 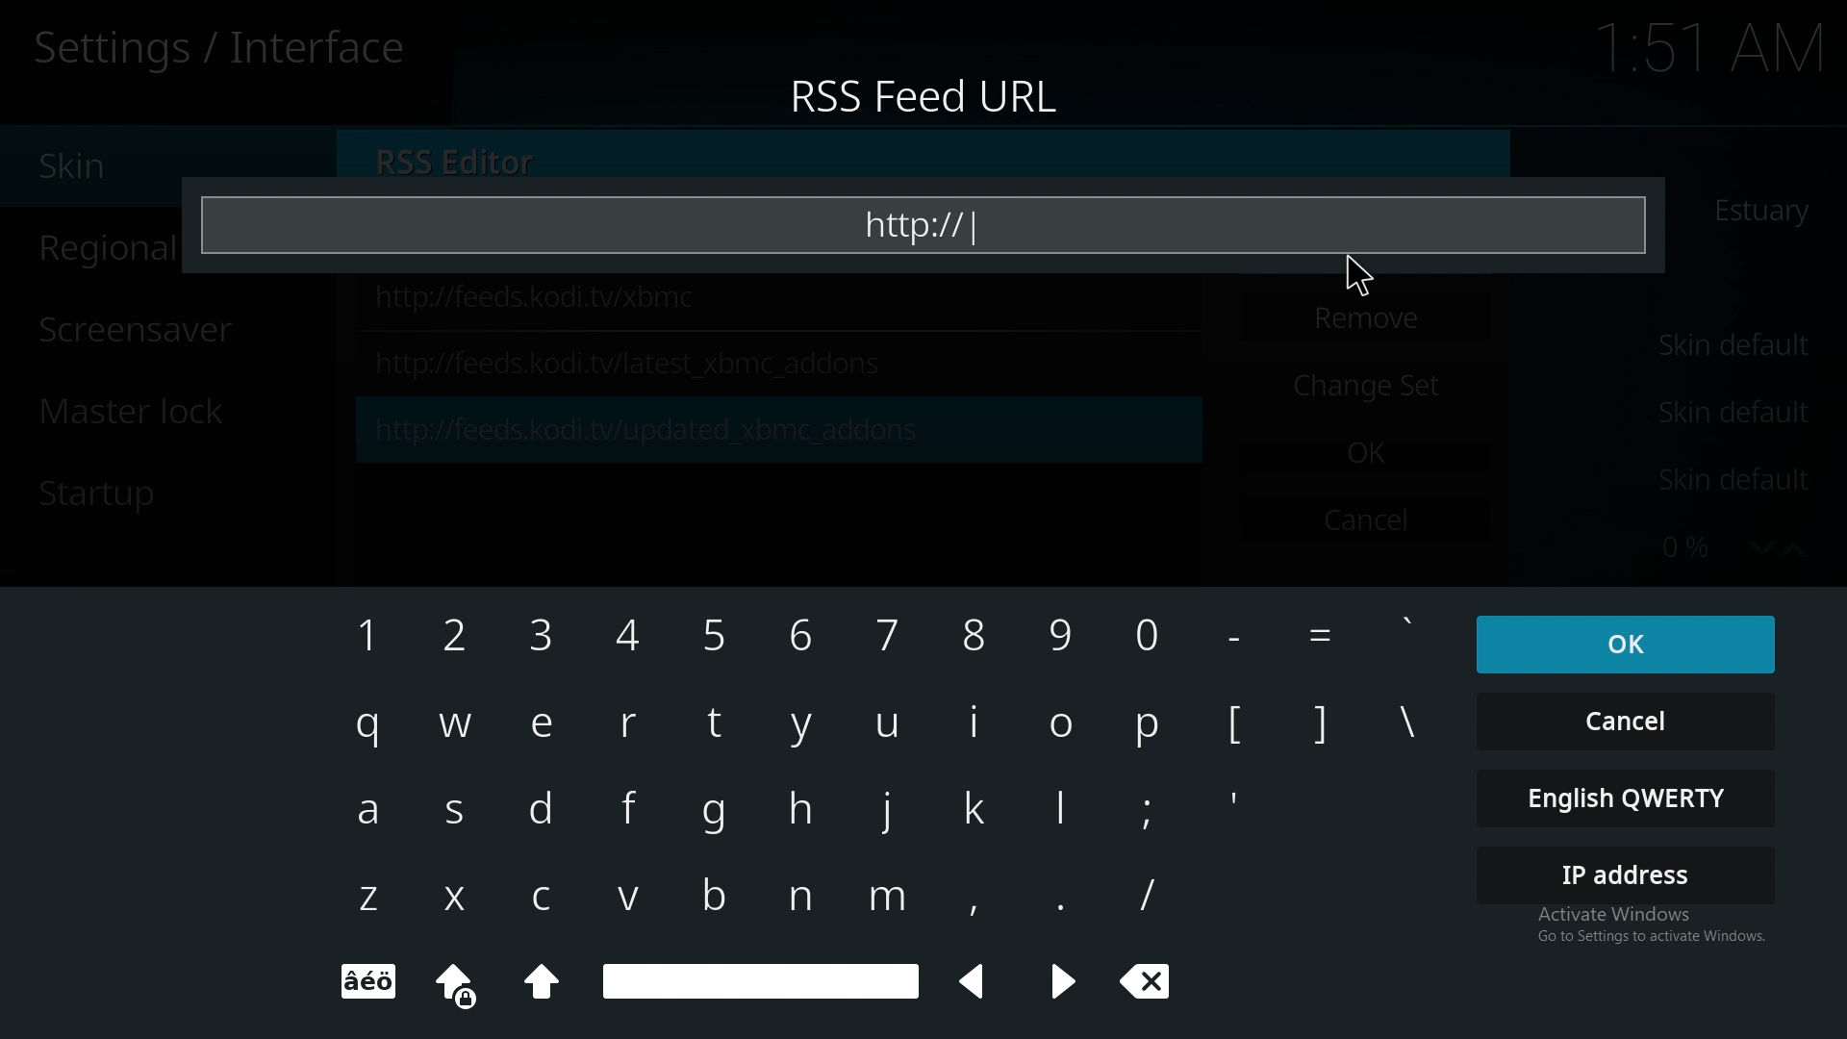 I want to click on keyboard Input, so click(x=716, y=896).